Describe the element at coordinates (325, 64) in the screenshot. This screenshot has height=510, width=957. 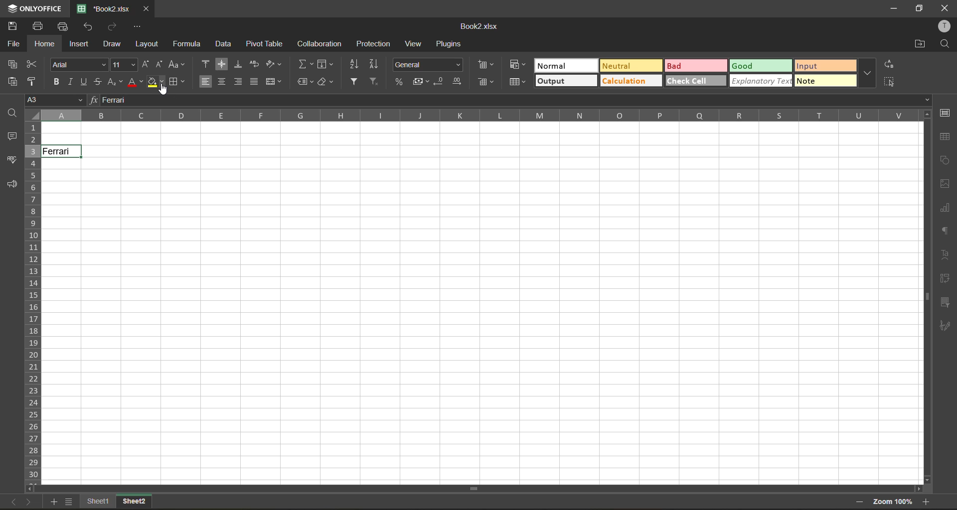
I see `fields` at that location.